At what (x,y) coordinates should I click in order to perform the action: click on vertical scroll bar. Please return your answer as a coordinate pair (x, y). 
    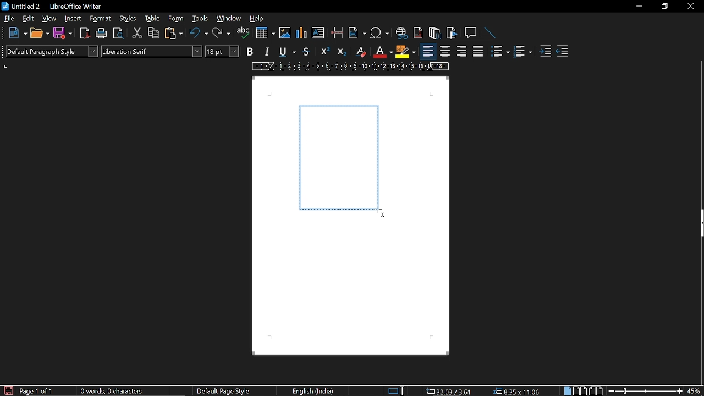
    Looking at the image, I should click on (700, 133).